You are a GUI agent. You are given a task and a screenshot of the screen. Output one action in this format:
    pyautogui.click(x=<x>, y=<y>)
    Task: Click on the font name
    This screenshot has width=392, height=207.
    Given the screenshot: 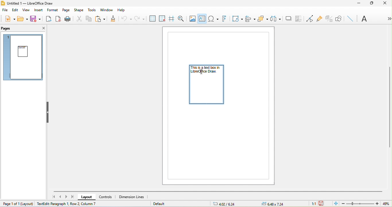 What is the action you would take?
    pyautogui.click(x=362, y=18)
    